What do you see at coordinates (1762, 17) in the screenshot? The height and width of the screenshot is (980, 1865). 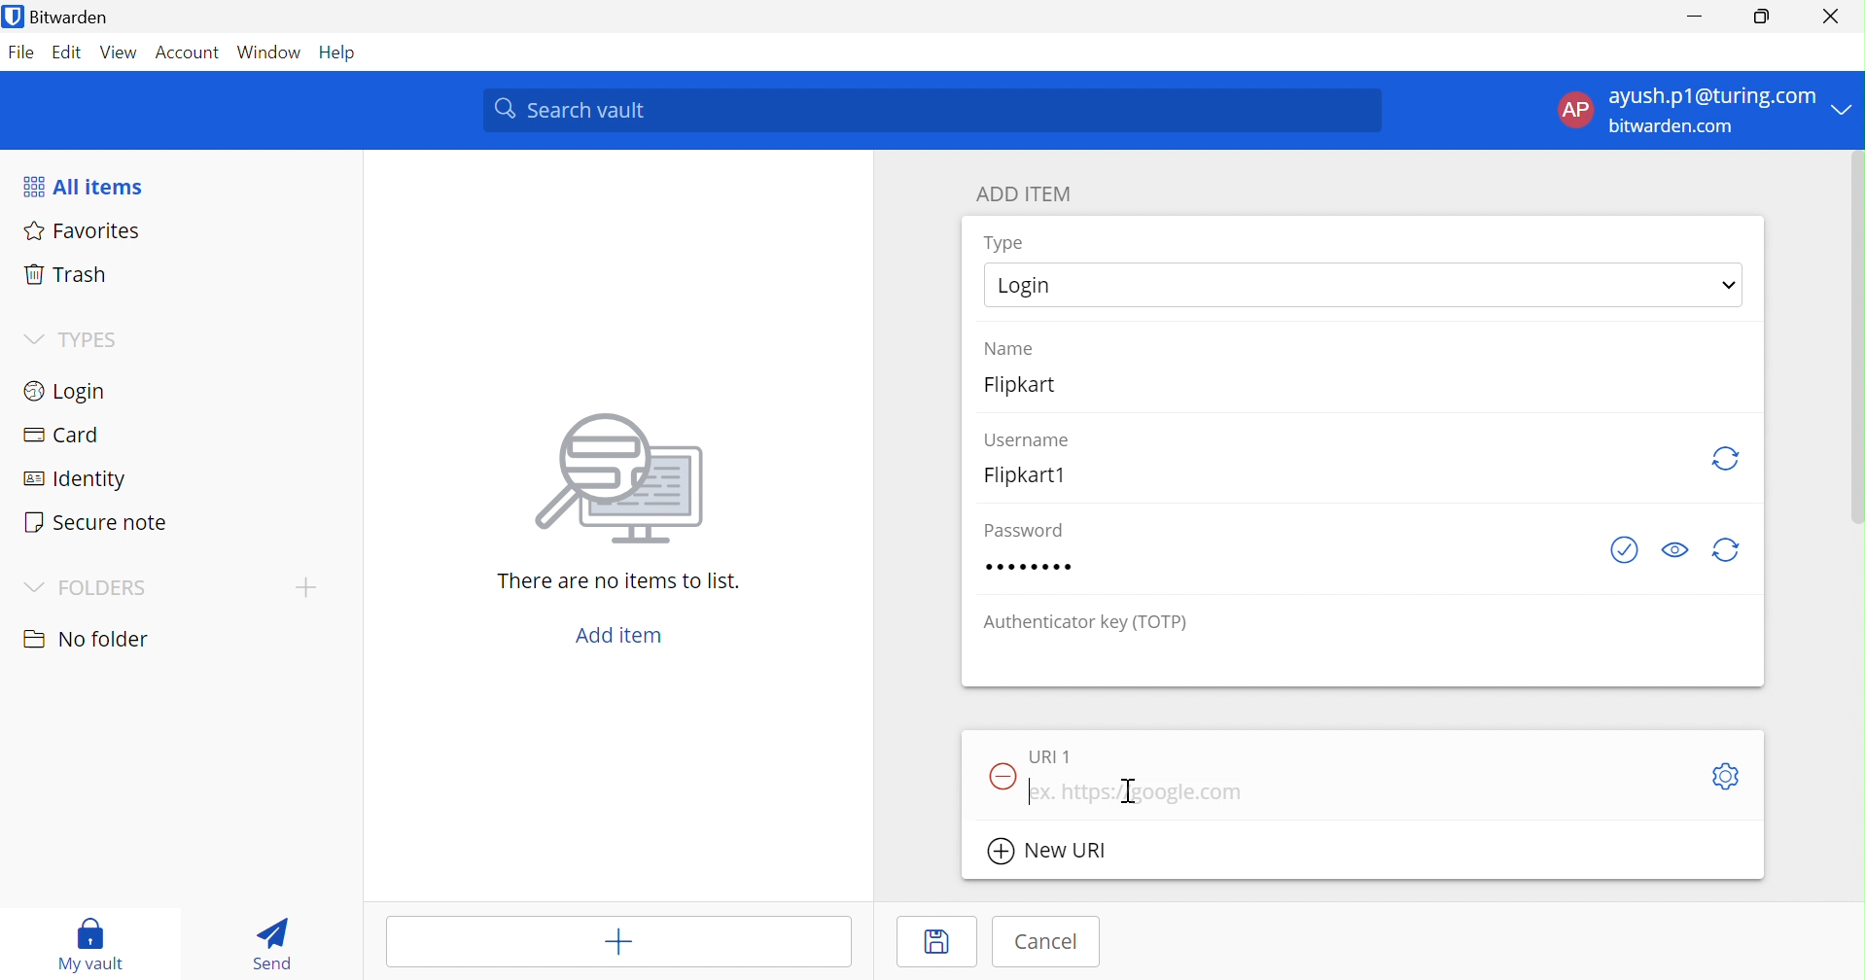 I see `Restore Down` at bounding box center [1762, 17].